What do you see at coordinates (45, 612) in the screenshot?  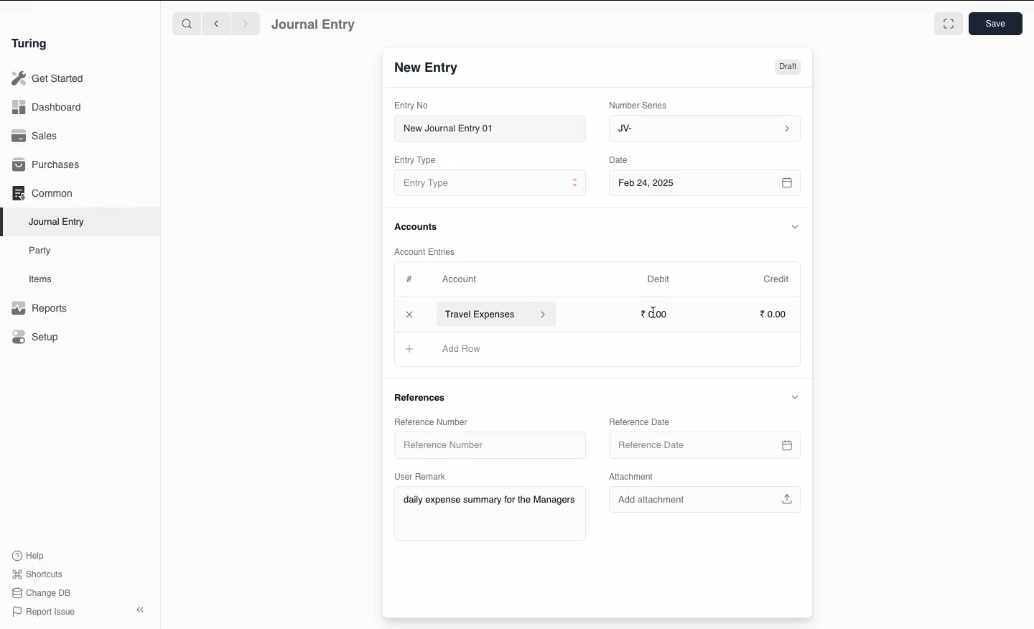 I see `Report Issue` at bounding box center [45, 612].